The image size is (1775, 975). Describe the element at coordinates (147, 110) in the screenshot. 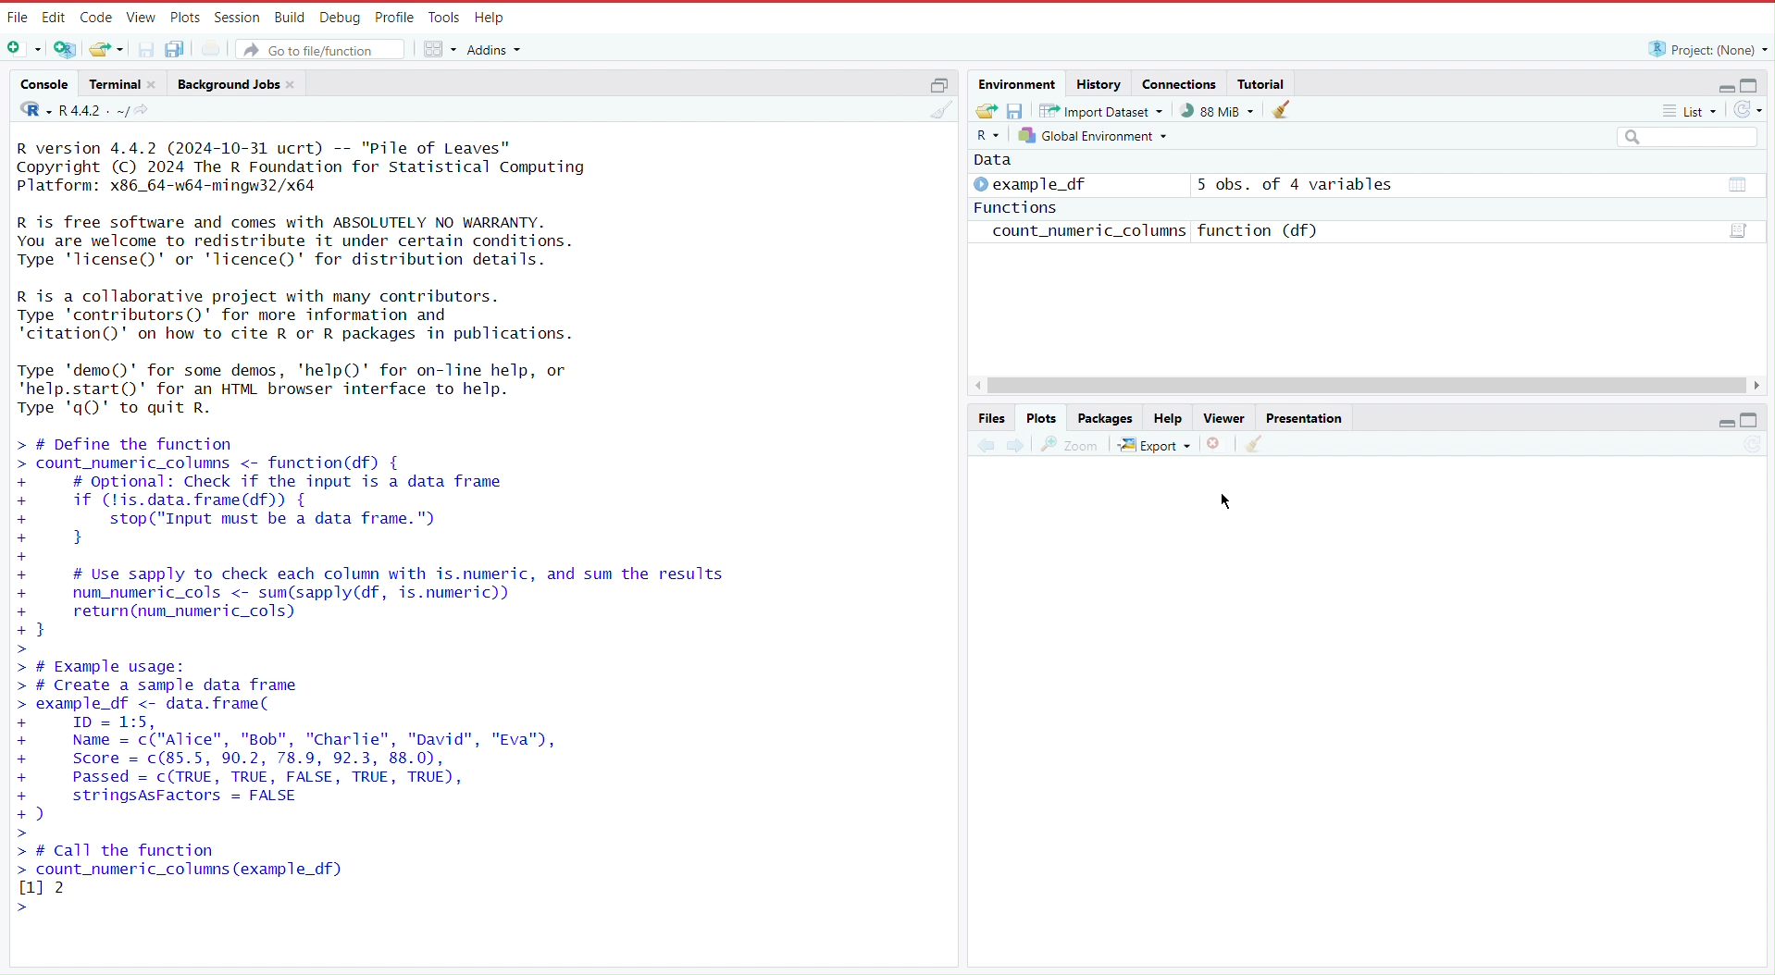

I see `View the current working directory` at that location.